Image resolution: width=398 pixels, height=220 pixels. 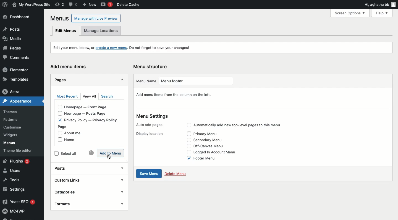 I want to click on Footer menu (selected), so click(x=212, y=159).